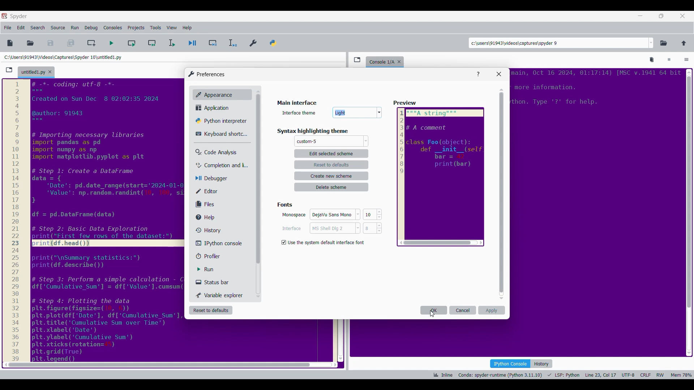 The height and width of the screenshot is (390, 694). What do you see at coordinates (193, 43) in the screenshot?
I see `Debug file` at bounding box center [193, 43].